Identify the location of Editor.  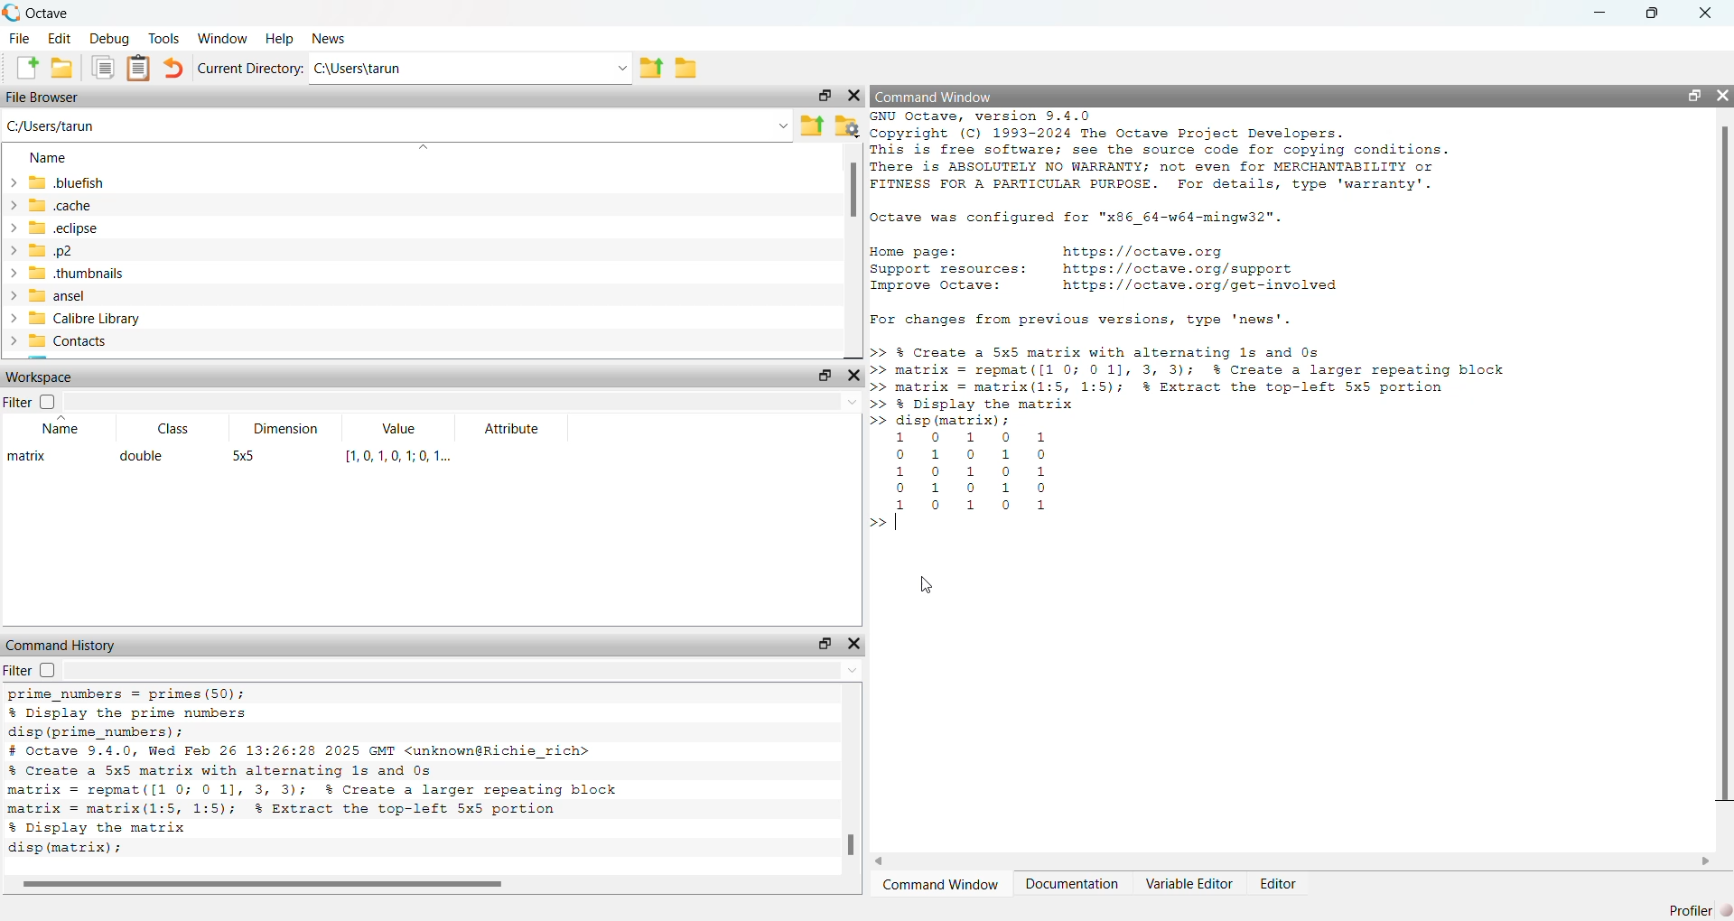
(1279, 884).